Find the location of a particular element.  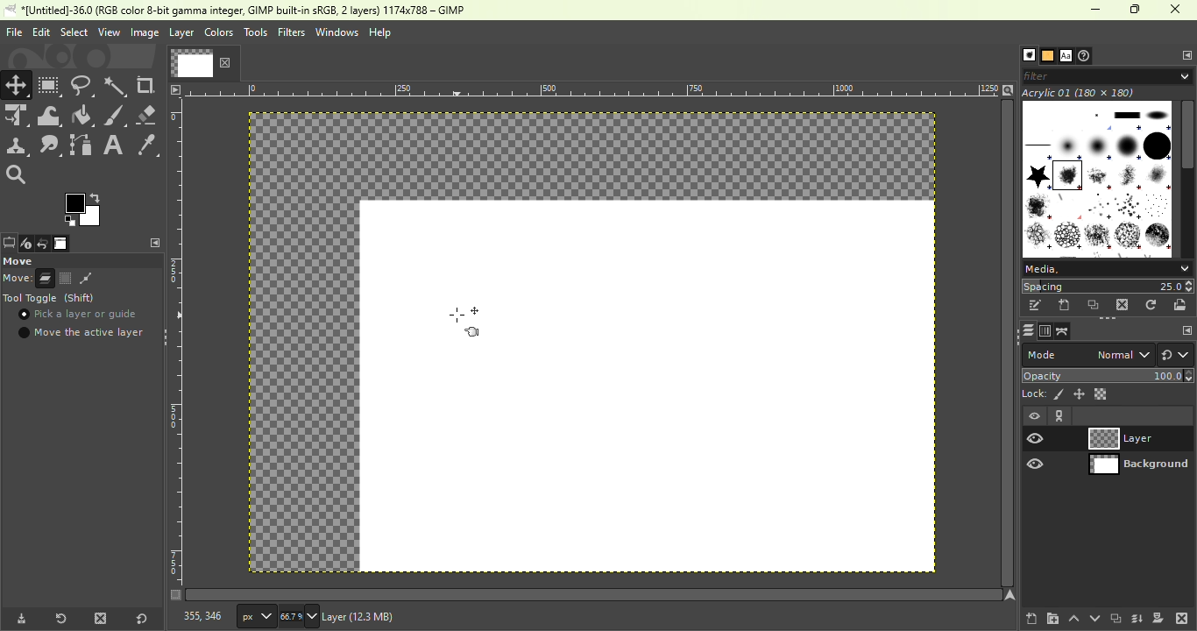

canvas is located at coordinates (648, 386).